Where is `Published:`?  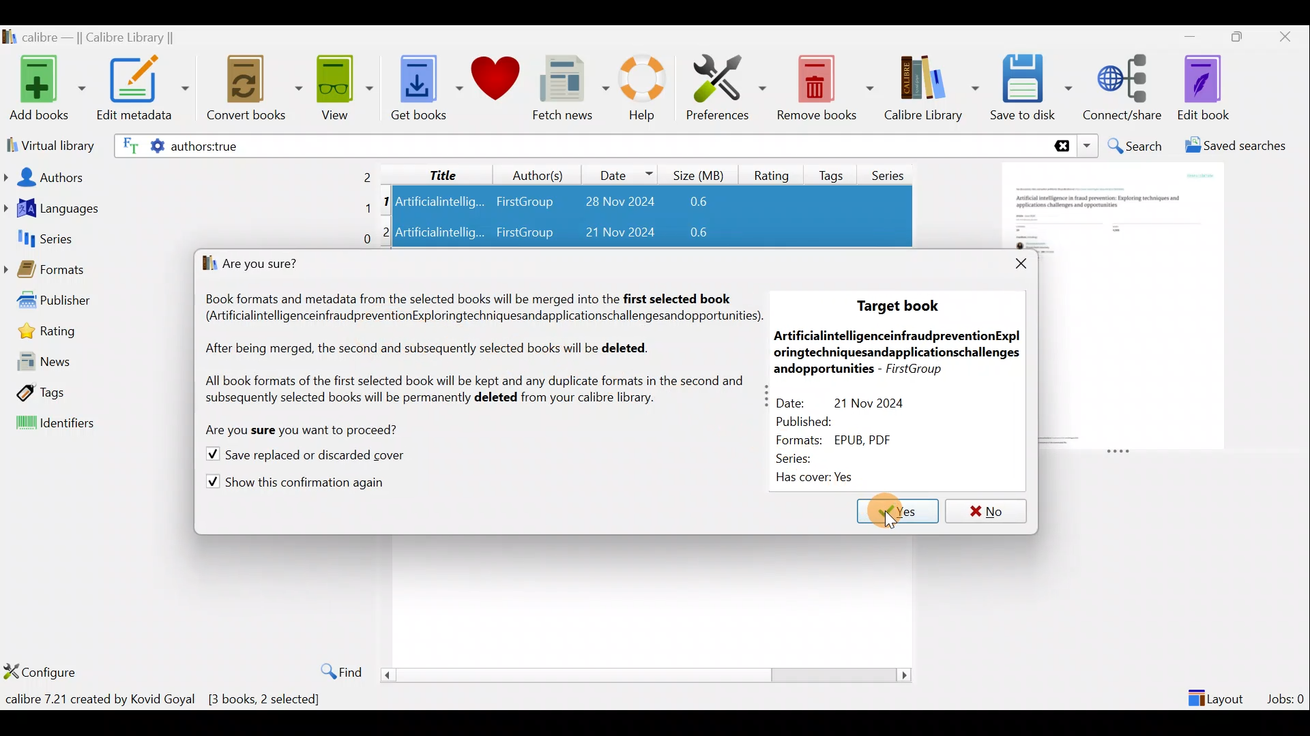 Published: is located at coordinates (813, 420).